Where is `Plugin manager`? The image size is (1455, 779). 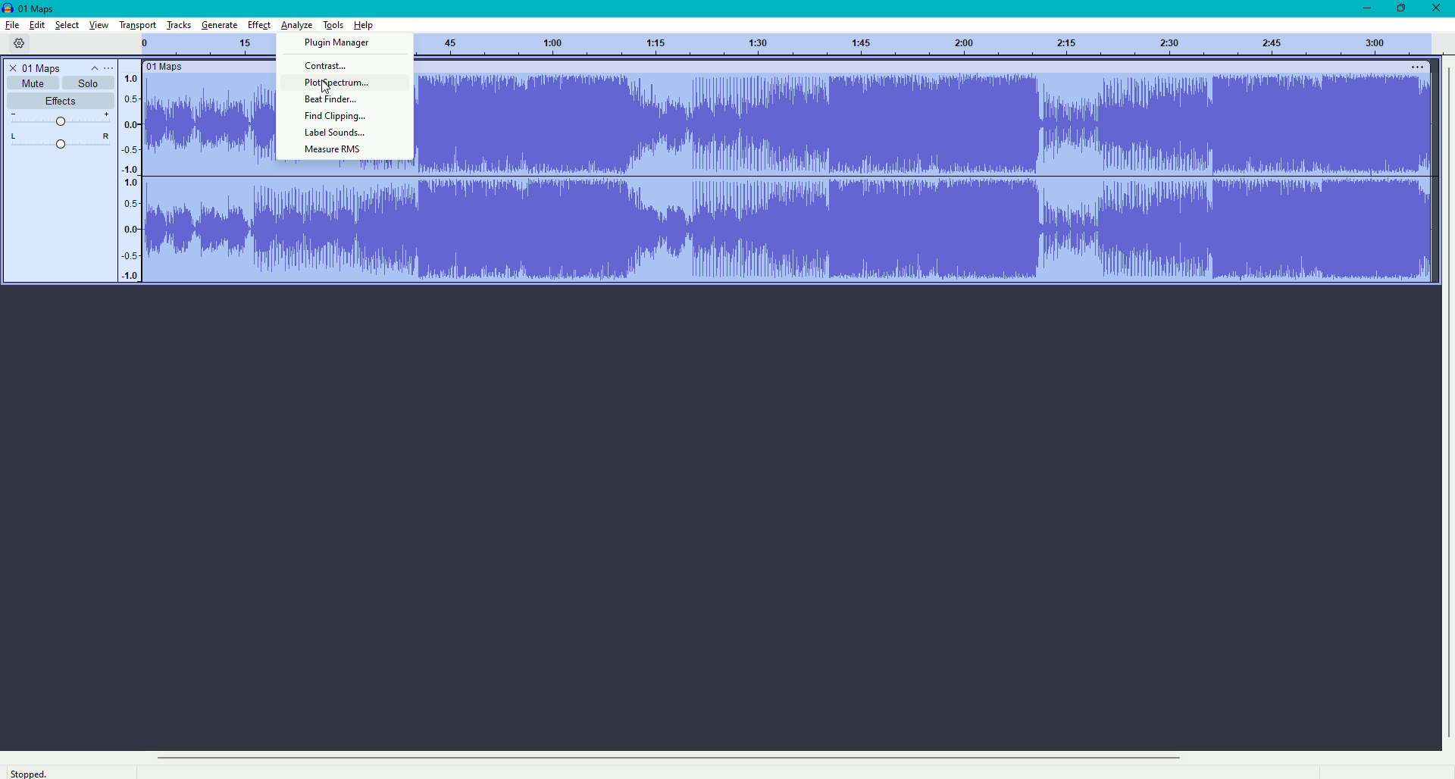
Plugin manager is located at coordinates (340, 42).